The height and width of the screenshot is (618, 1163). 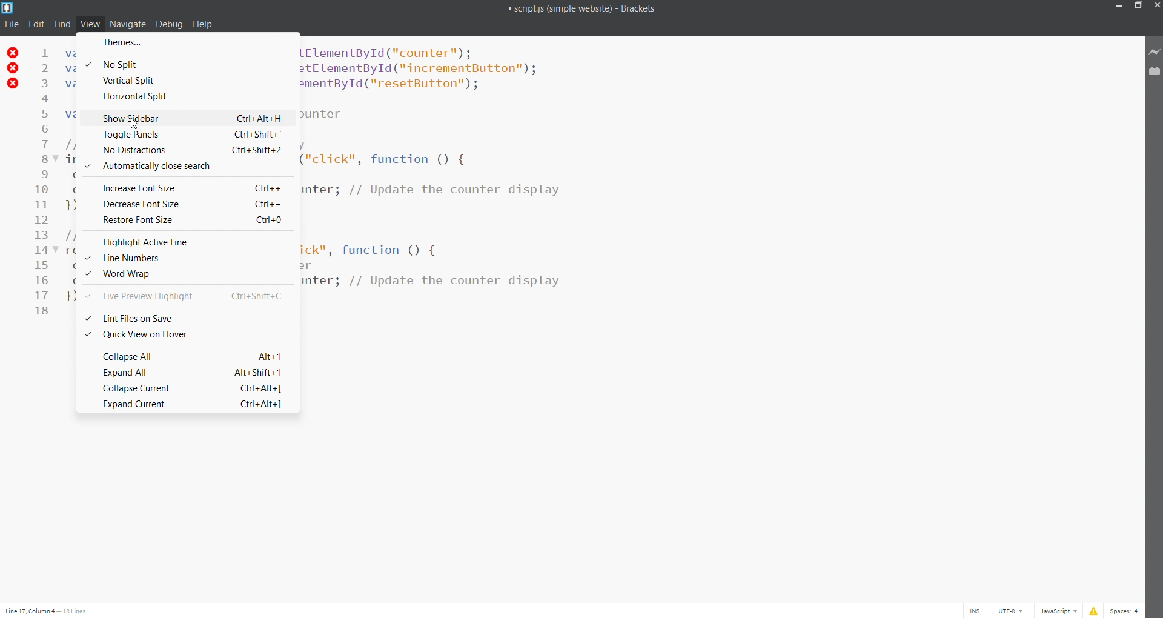 What do you see at coordinates (63, 24) in the screenshot?
I see `find` at bounding box center [63, 24].